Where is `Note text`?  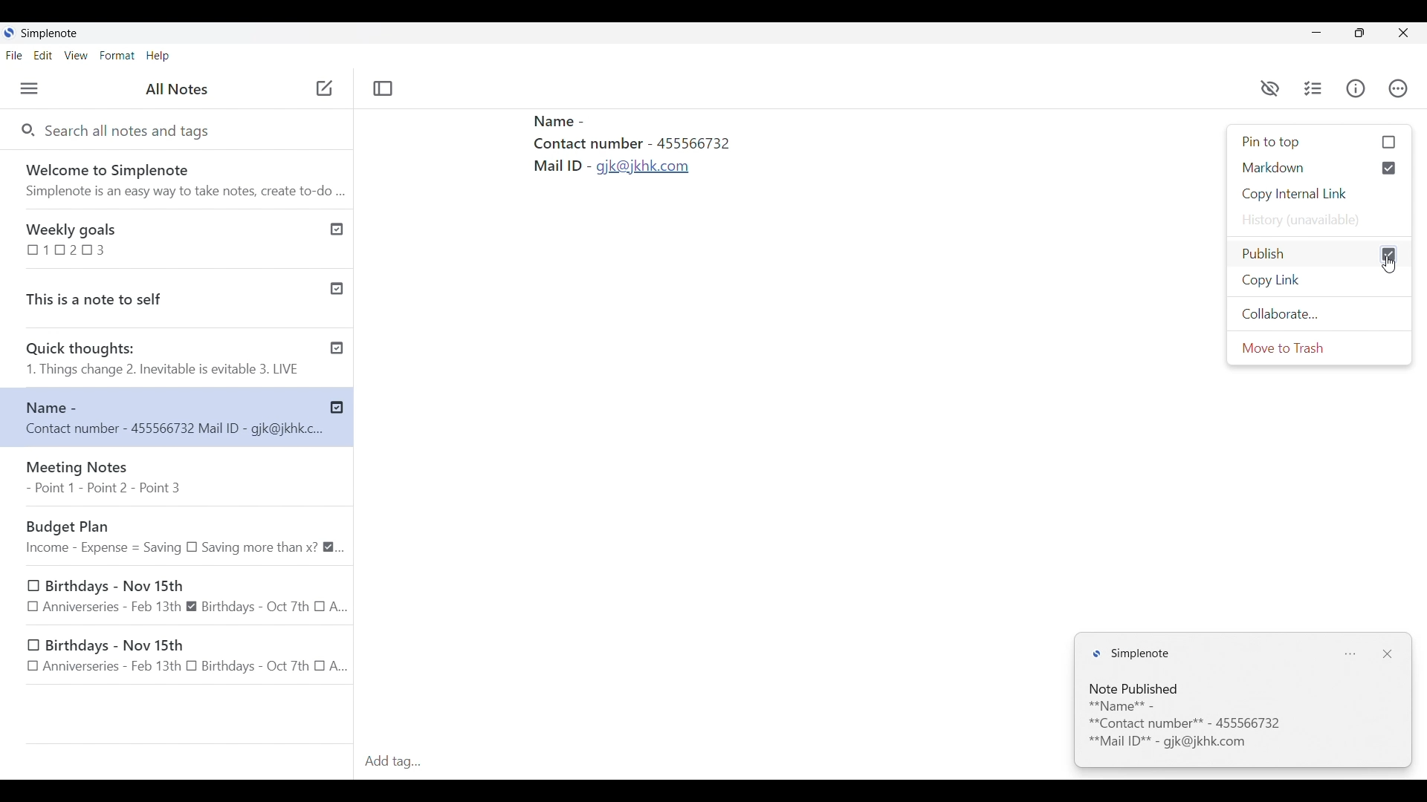 Note text is located at coordinates (1239, 726).